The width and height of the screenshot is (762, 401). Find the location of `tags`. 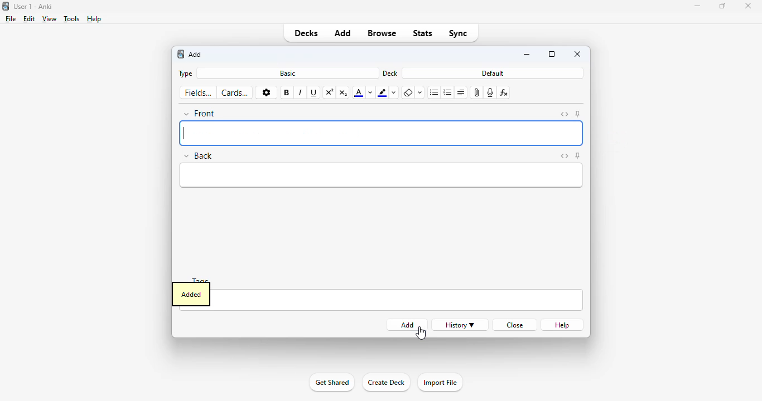

tags is located at coordinates (207, 278).